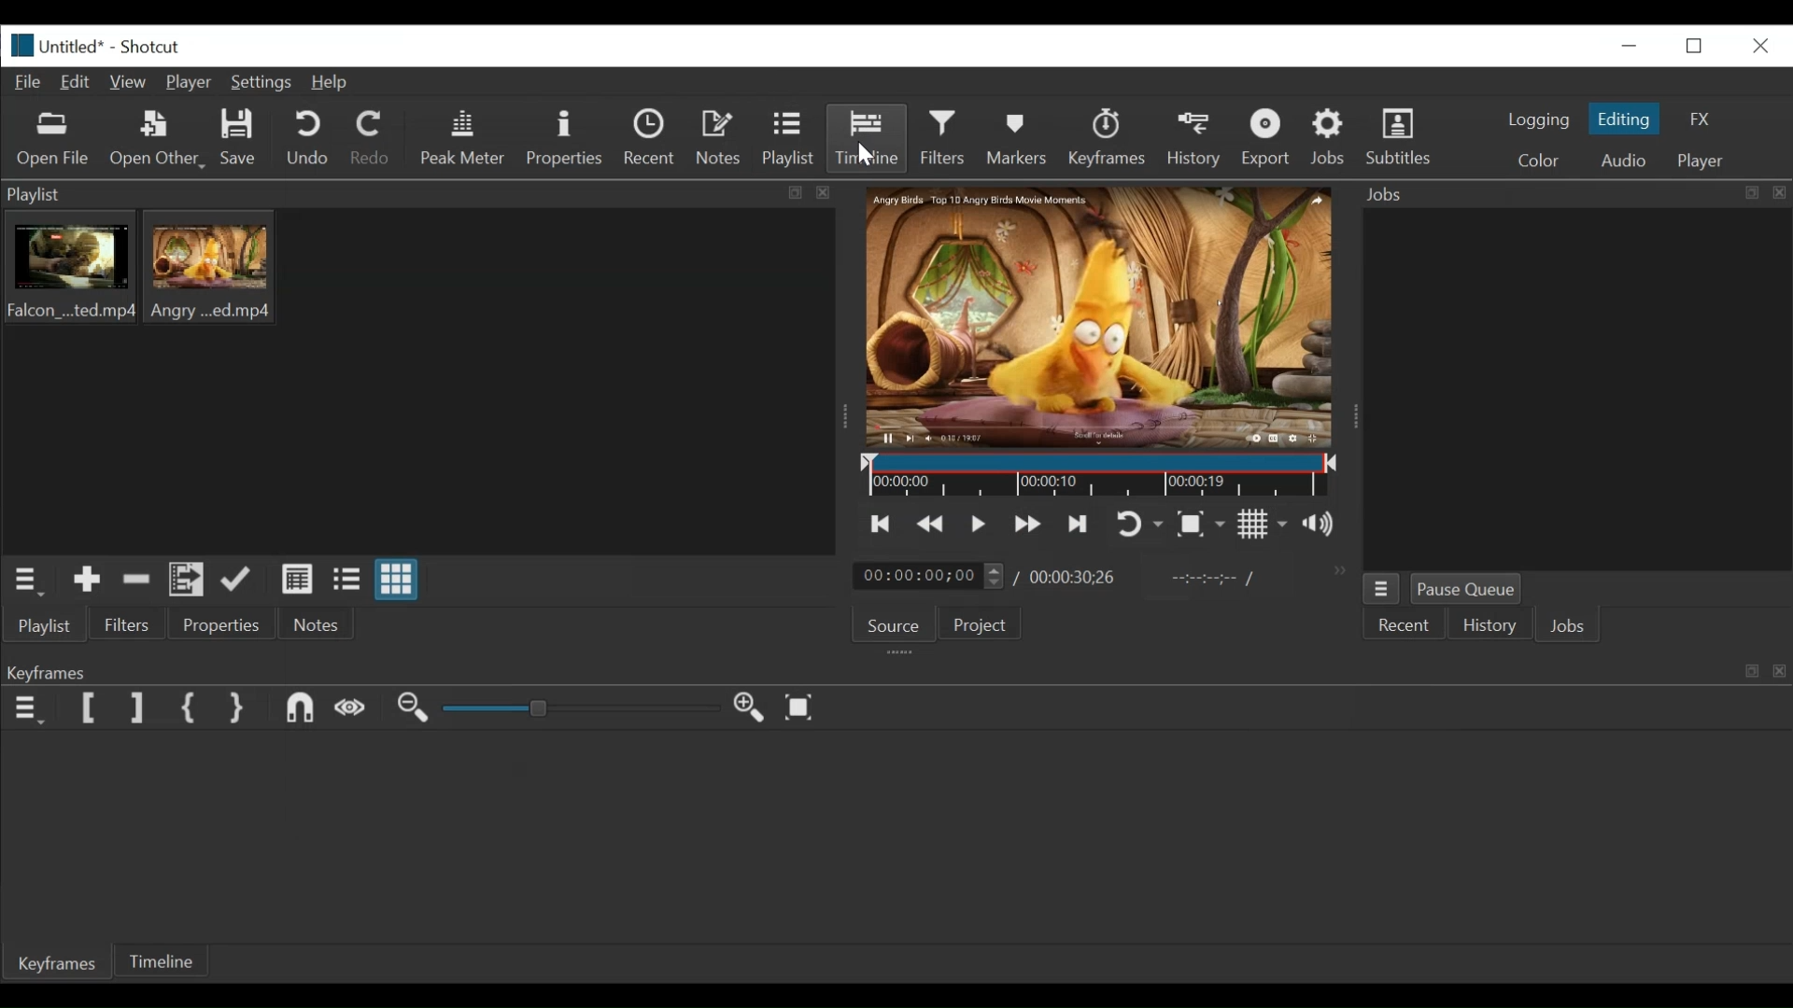  What do you see at coordinates (223, 625) in the screenshot?
I see `properties` at bounding box center [223, 625].